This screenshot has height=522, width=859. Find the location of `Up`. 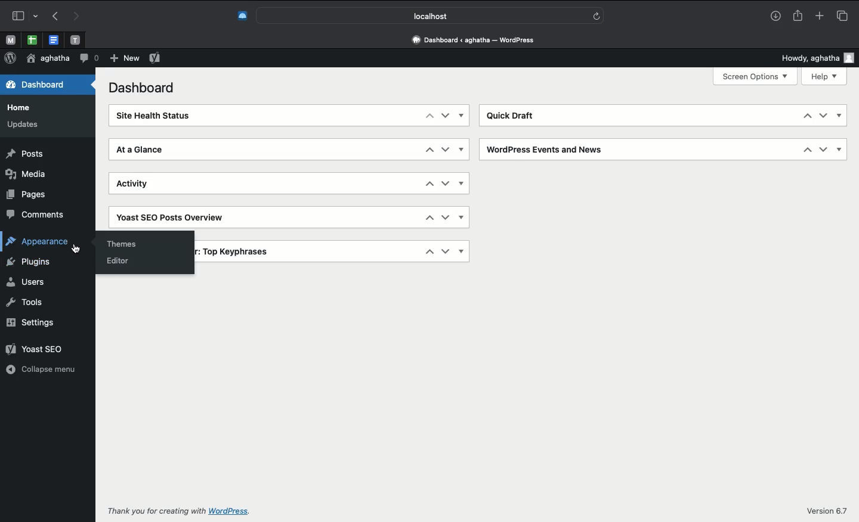

Up is located at coordinates (429, 115).